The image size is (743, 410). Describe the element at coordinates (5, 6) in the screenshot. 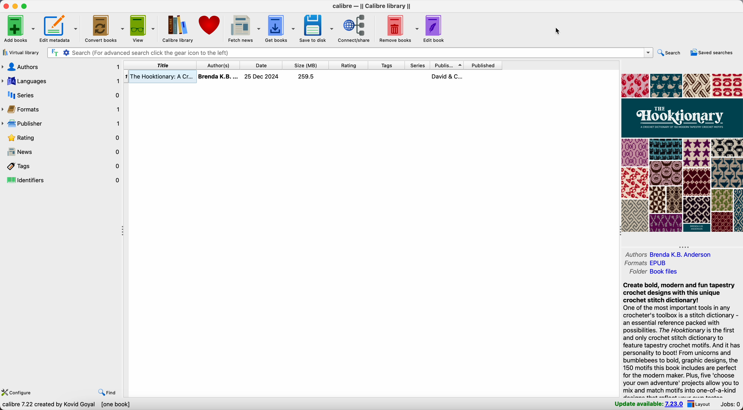

I see `close program` at that location.